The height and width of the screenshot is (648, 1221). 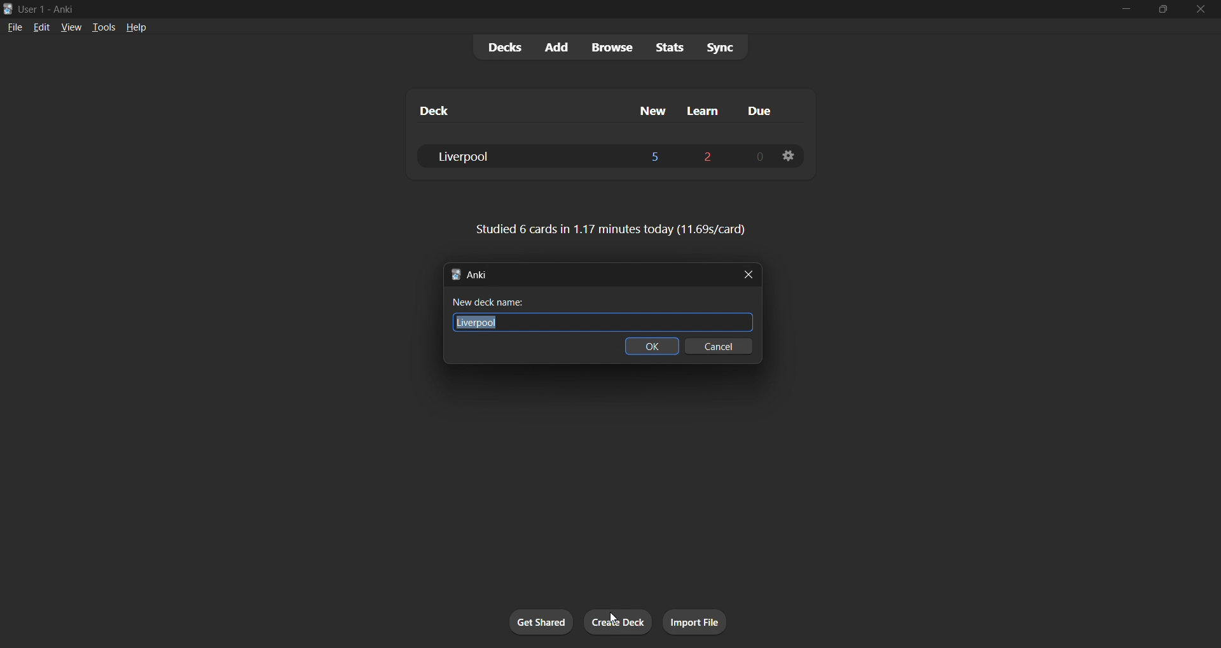 I want to click on card stats, so click(x=612, y=229).